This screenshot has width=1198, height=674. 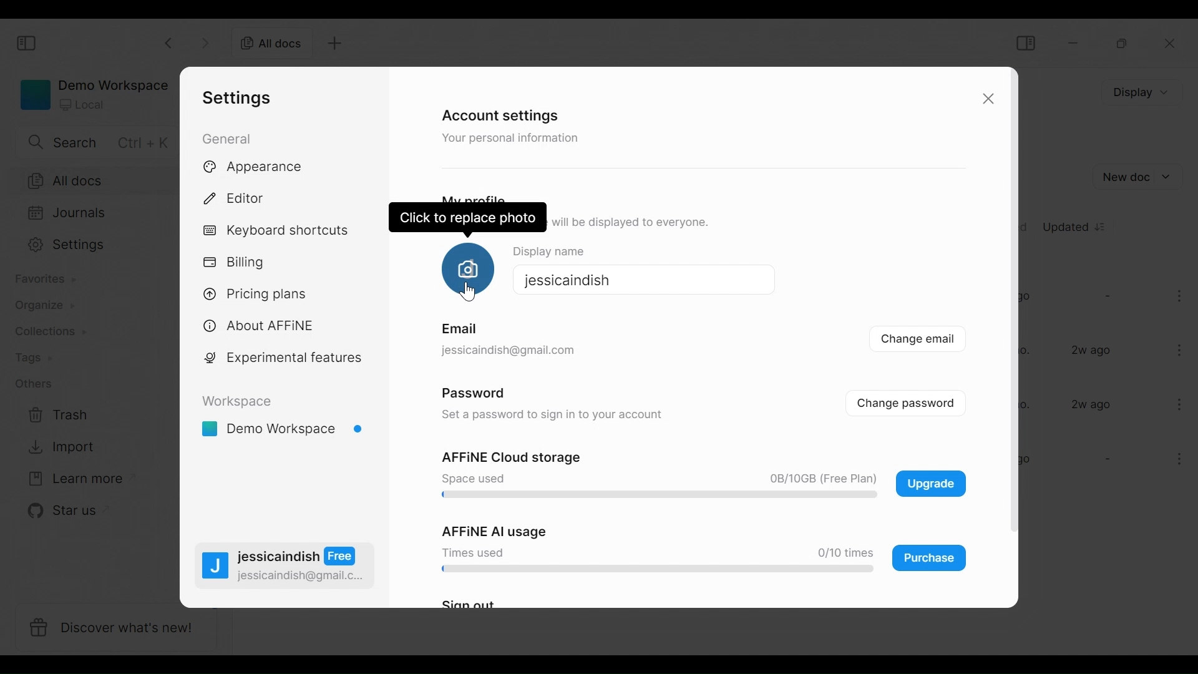 What do you see at coordinates (471, 478) in the screenshot?
I see `Space used` at bounding box center [471, 478].